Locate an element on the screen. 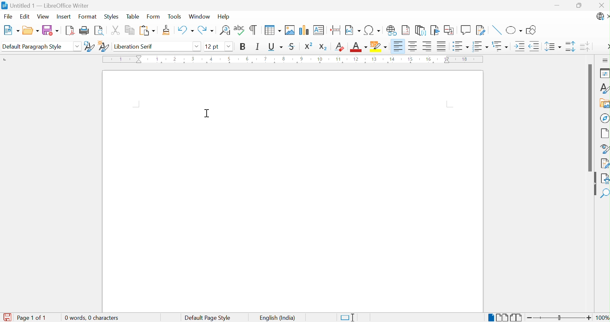 The image size is (610, 322). Insert Cross-reference is located at coordinates (450, 30).